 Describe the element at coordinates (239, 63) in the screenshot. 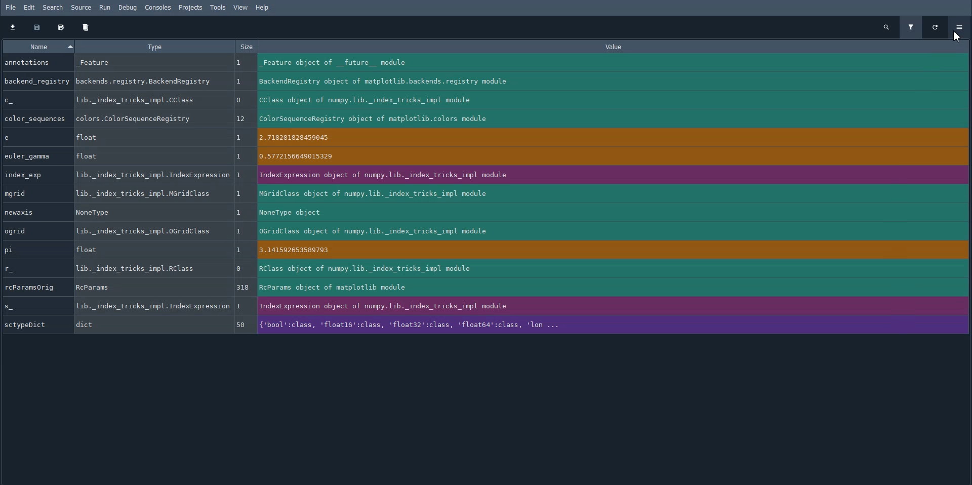

I see `1` at that location.